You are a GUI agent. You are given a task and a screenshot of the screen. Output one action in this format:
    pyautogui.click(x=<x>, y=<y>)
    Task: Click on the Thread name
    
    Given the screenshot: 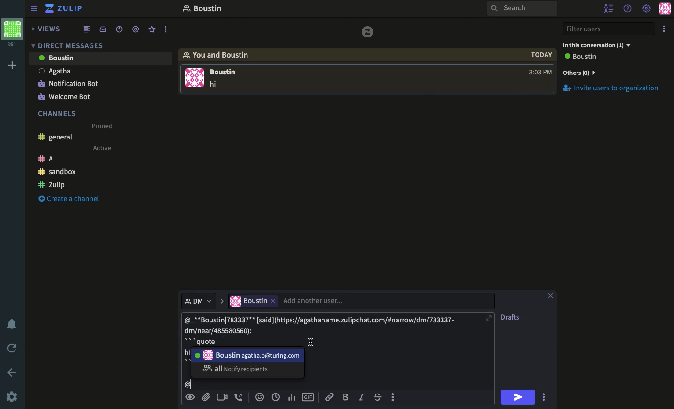 What is the action you would take?
    pyautogui.click(x=202, y=10)
    